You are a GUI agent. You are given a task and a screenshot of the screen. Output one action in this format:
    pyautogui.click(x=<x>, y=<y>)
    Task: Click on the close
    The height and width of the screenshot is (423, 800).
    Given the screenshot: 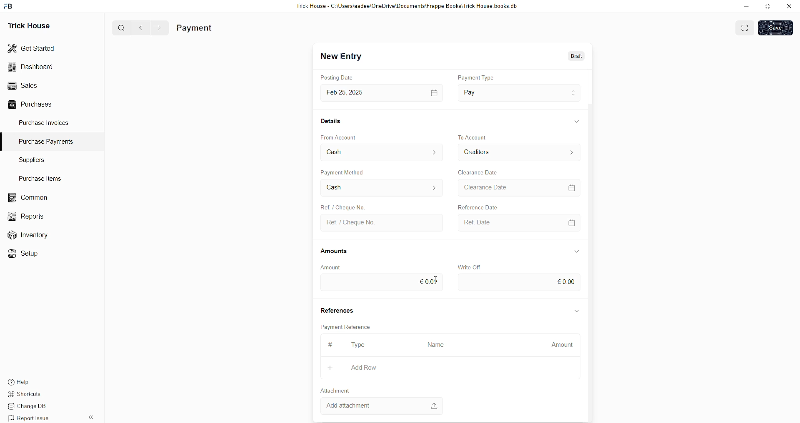 What is the action you would take?
    pyautogui.click(x=789, y=6)
    